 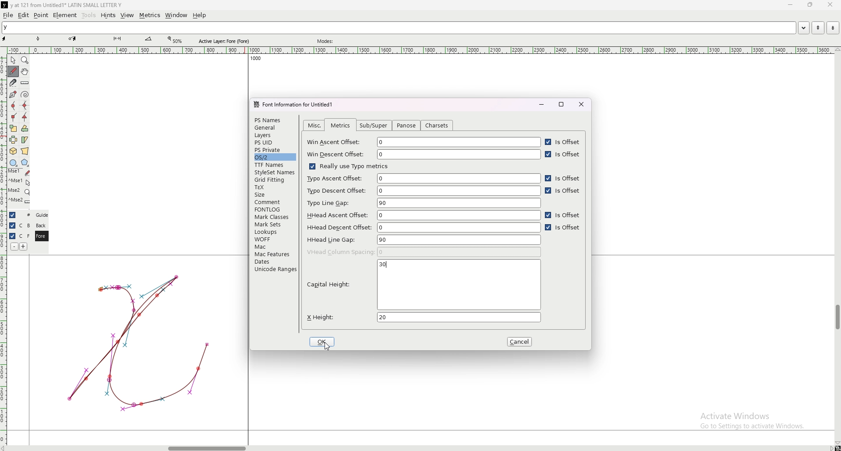 What do you see at coordinates (348, 166) in the screenshot?
I see `really use typo metrics` at bounding box center [348, 166].